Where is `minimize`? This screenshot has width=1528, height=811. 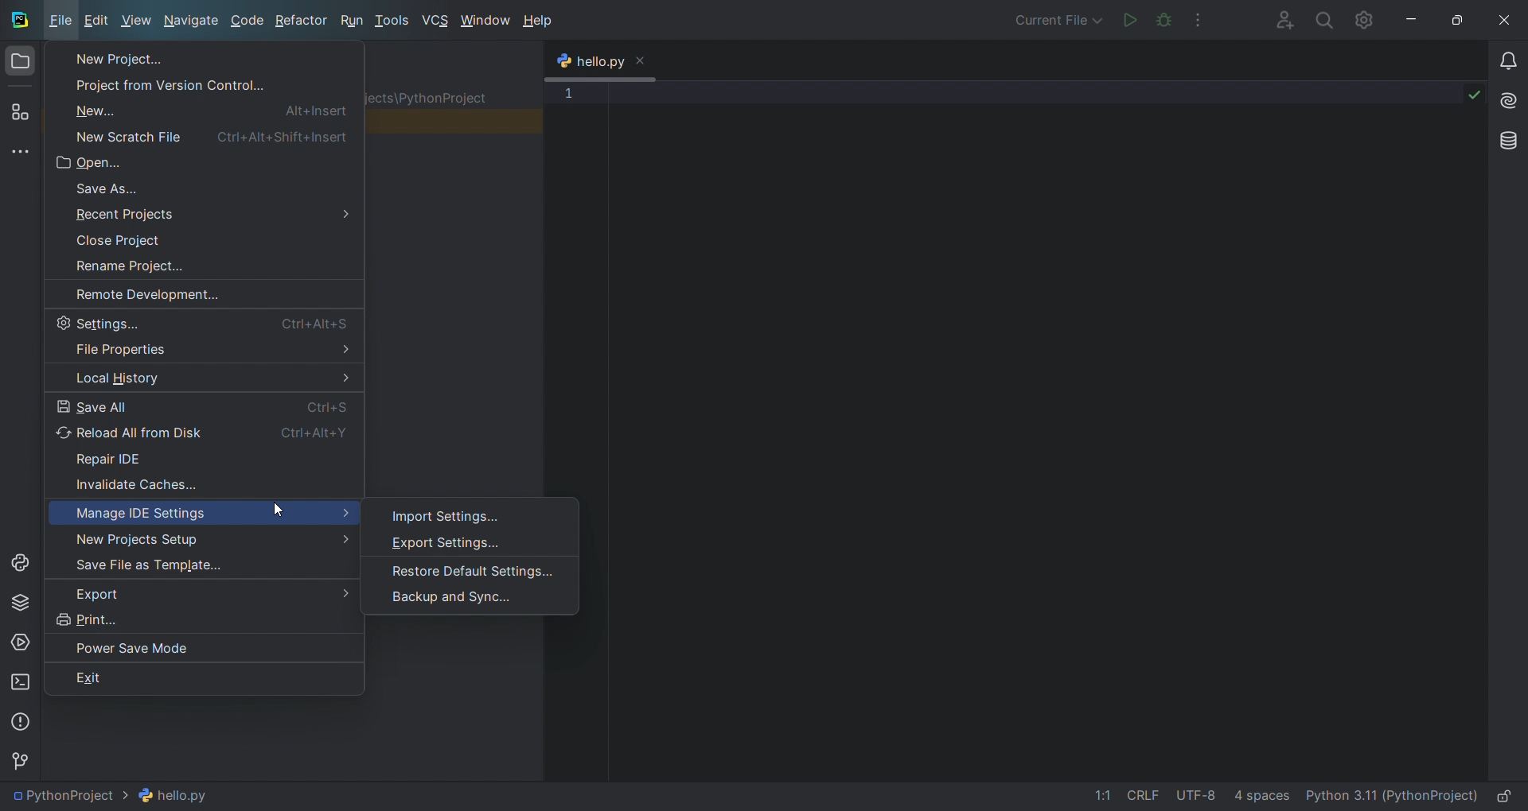
minimize is located at coordinates (1410, 18).